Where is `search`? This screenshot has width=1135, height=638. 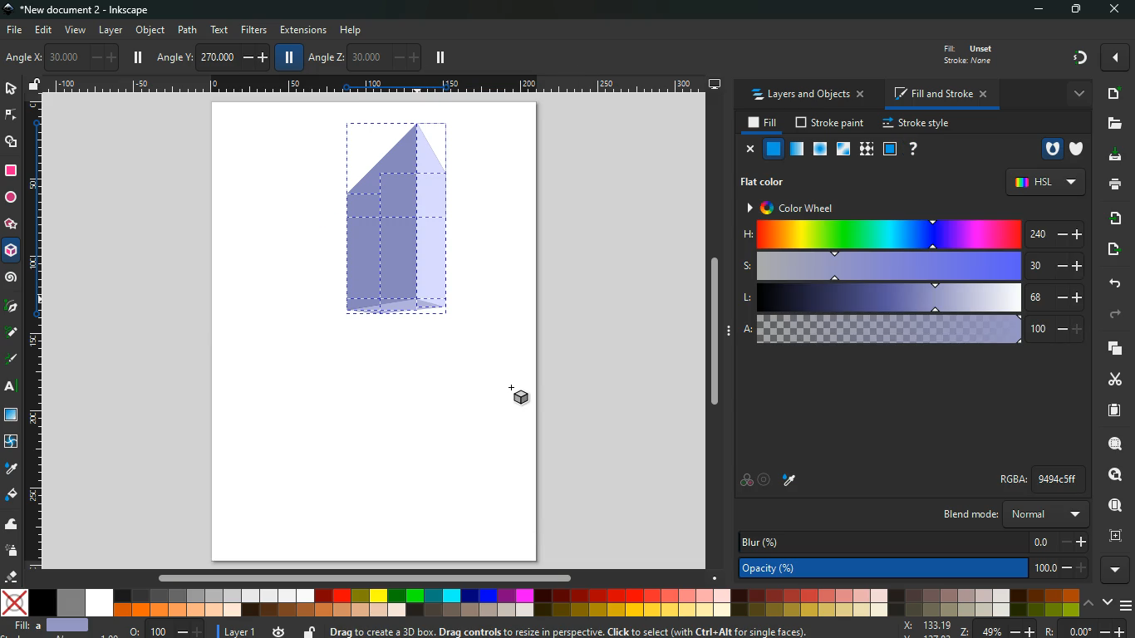 search is located at coordinates (1113, 444).